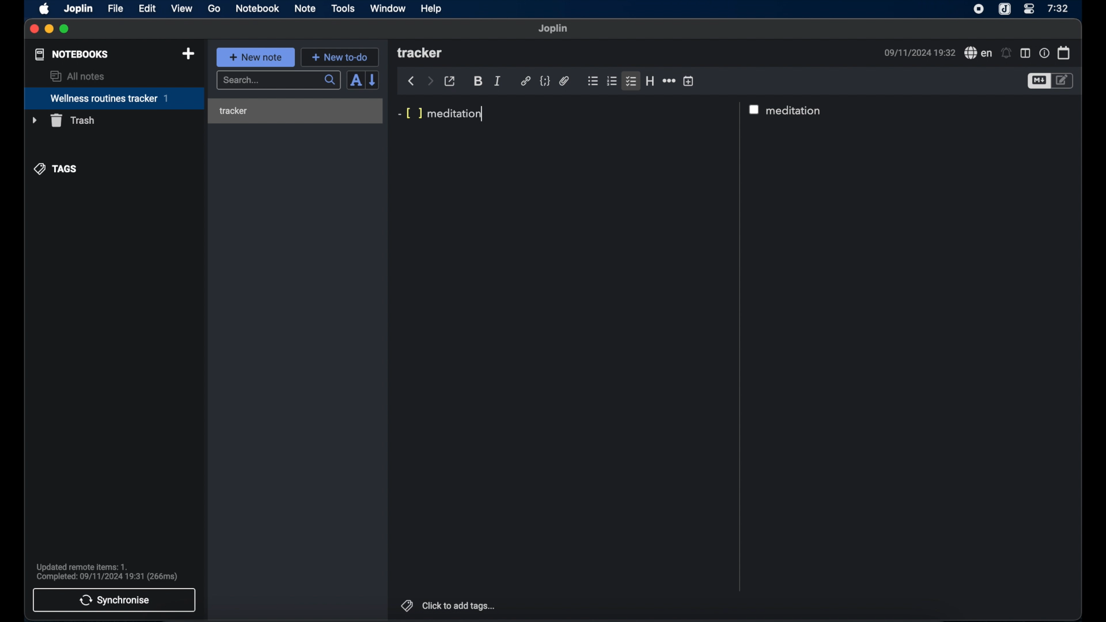 The image size is (1106, 622). I want to click on tags, so click(405, 604).